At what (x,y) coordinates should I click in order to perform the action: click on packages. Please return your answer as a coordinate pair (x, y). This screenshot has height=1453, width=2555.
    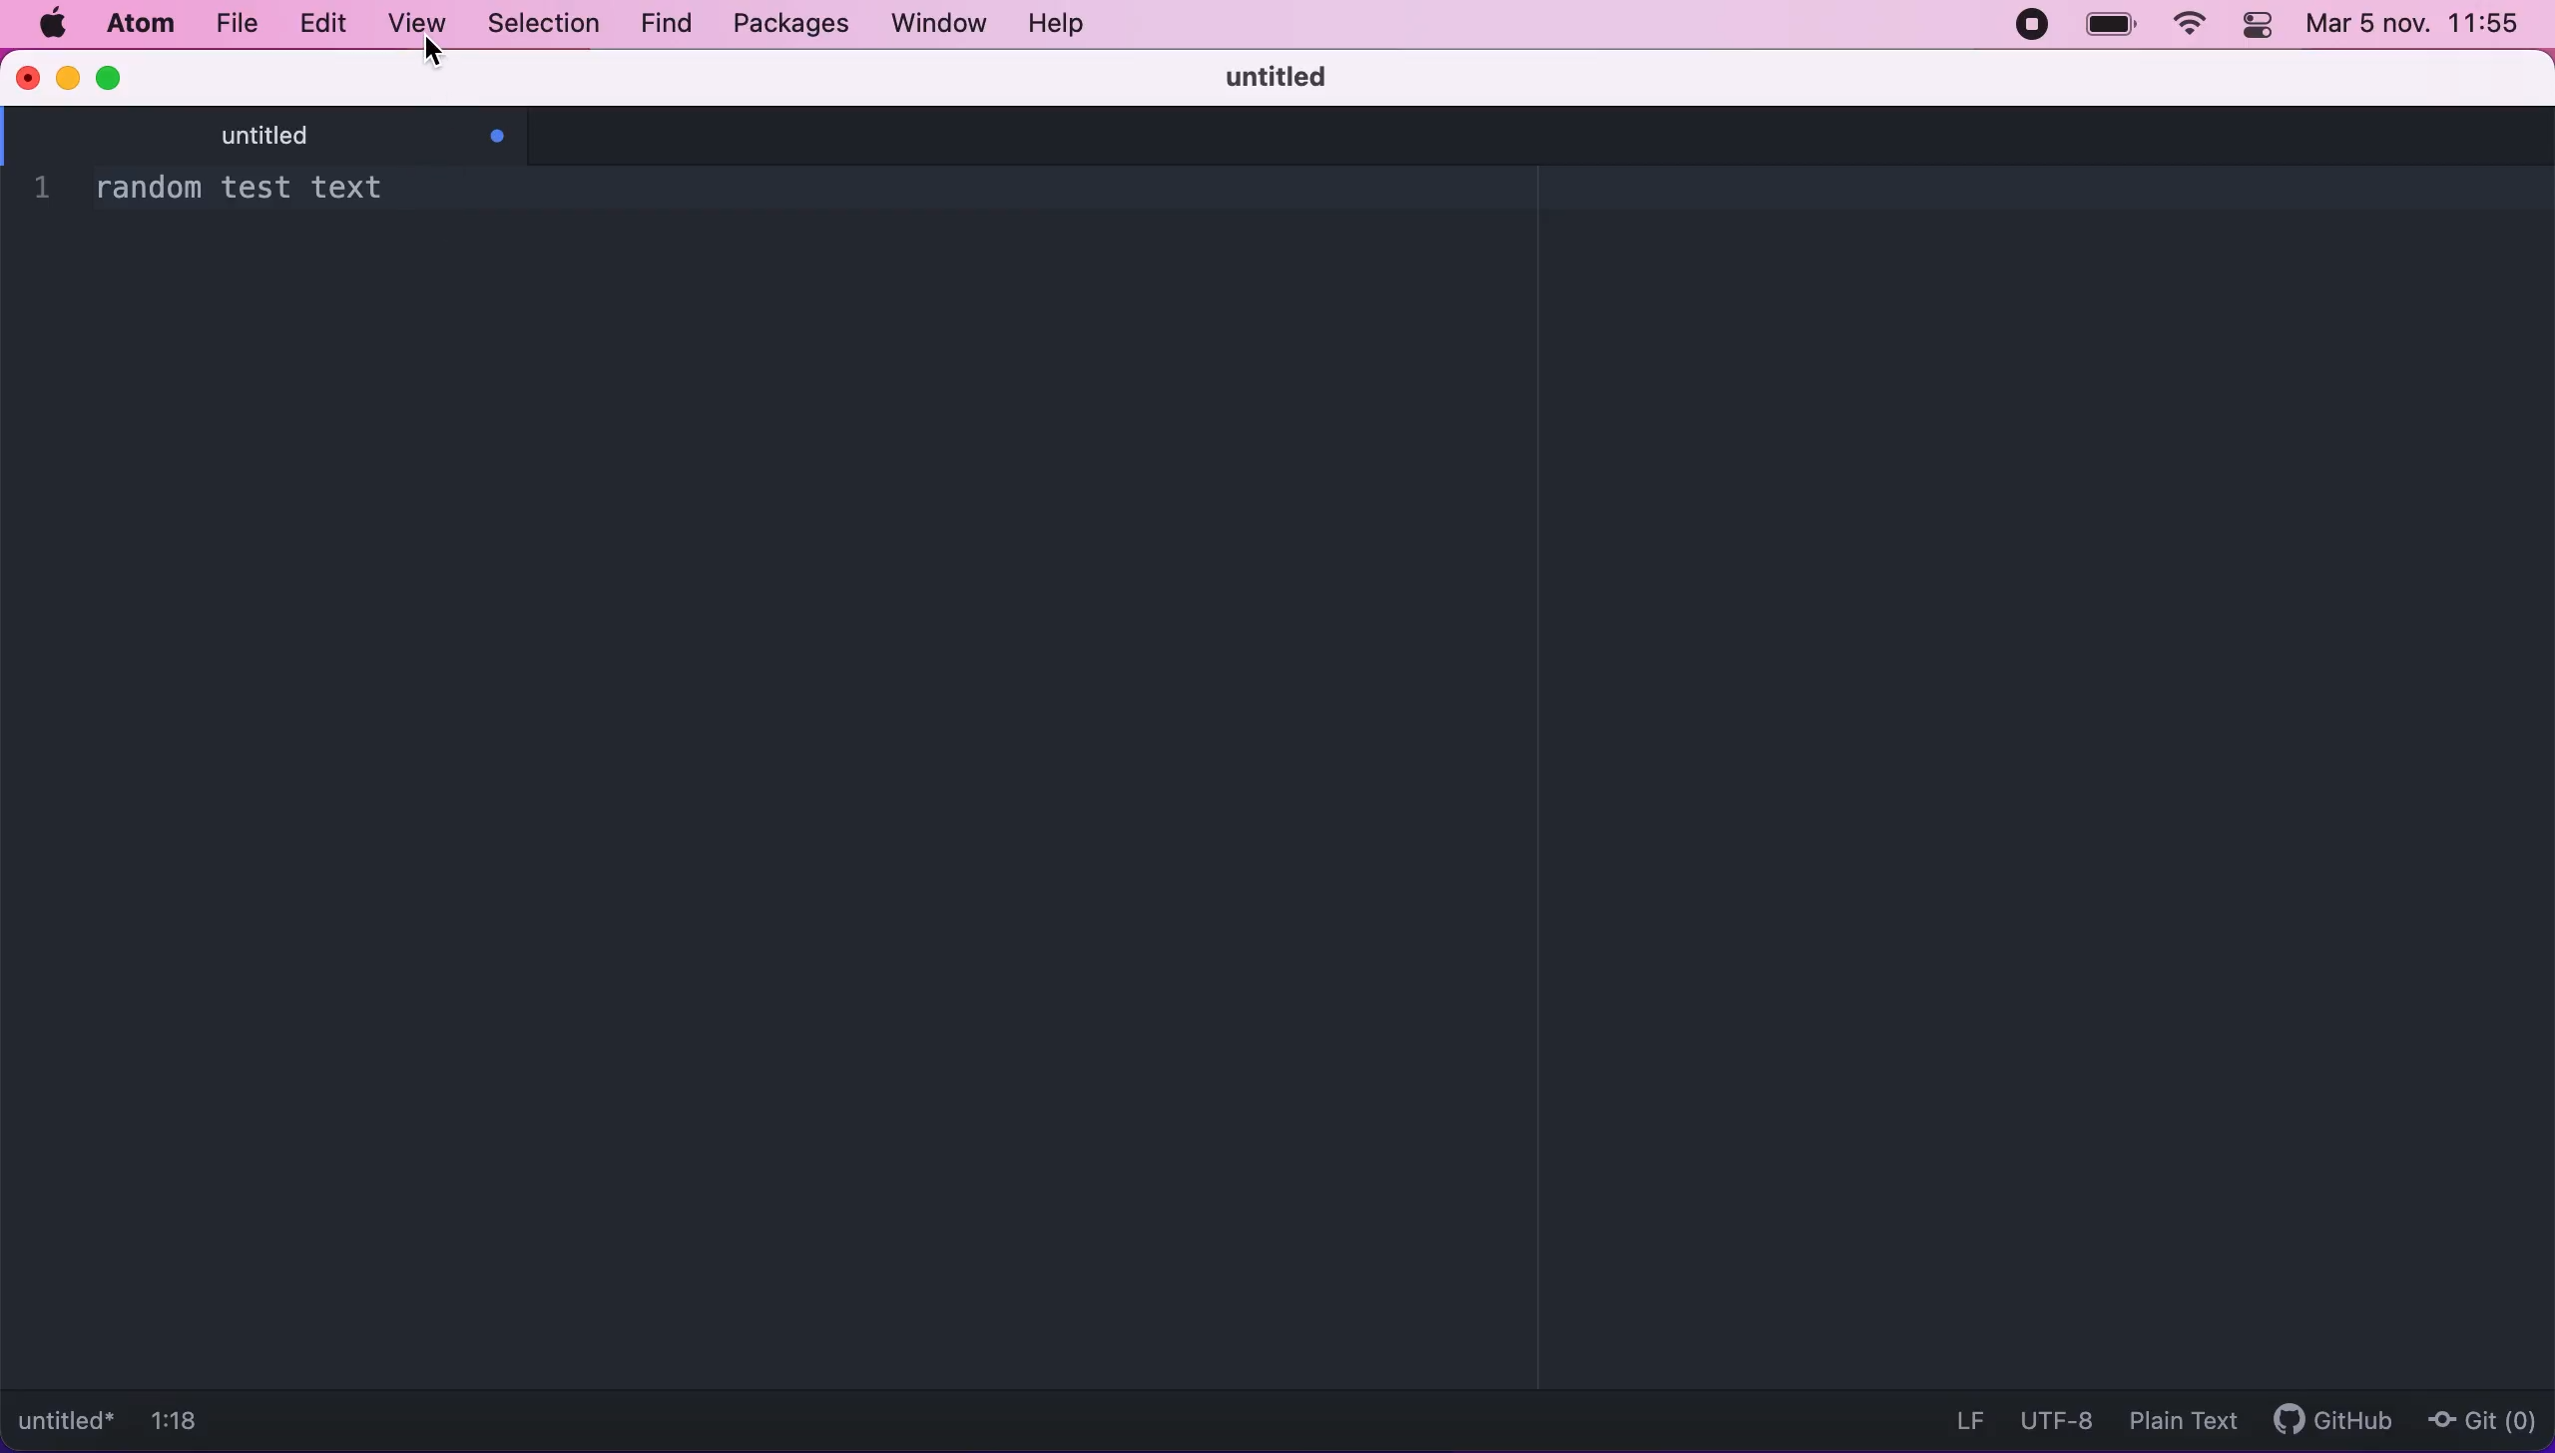
    Looking at the image, I should click on (787, 24).